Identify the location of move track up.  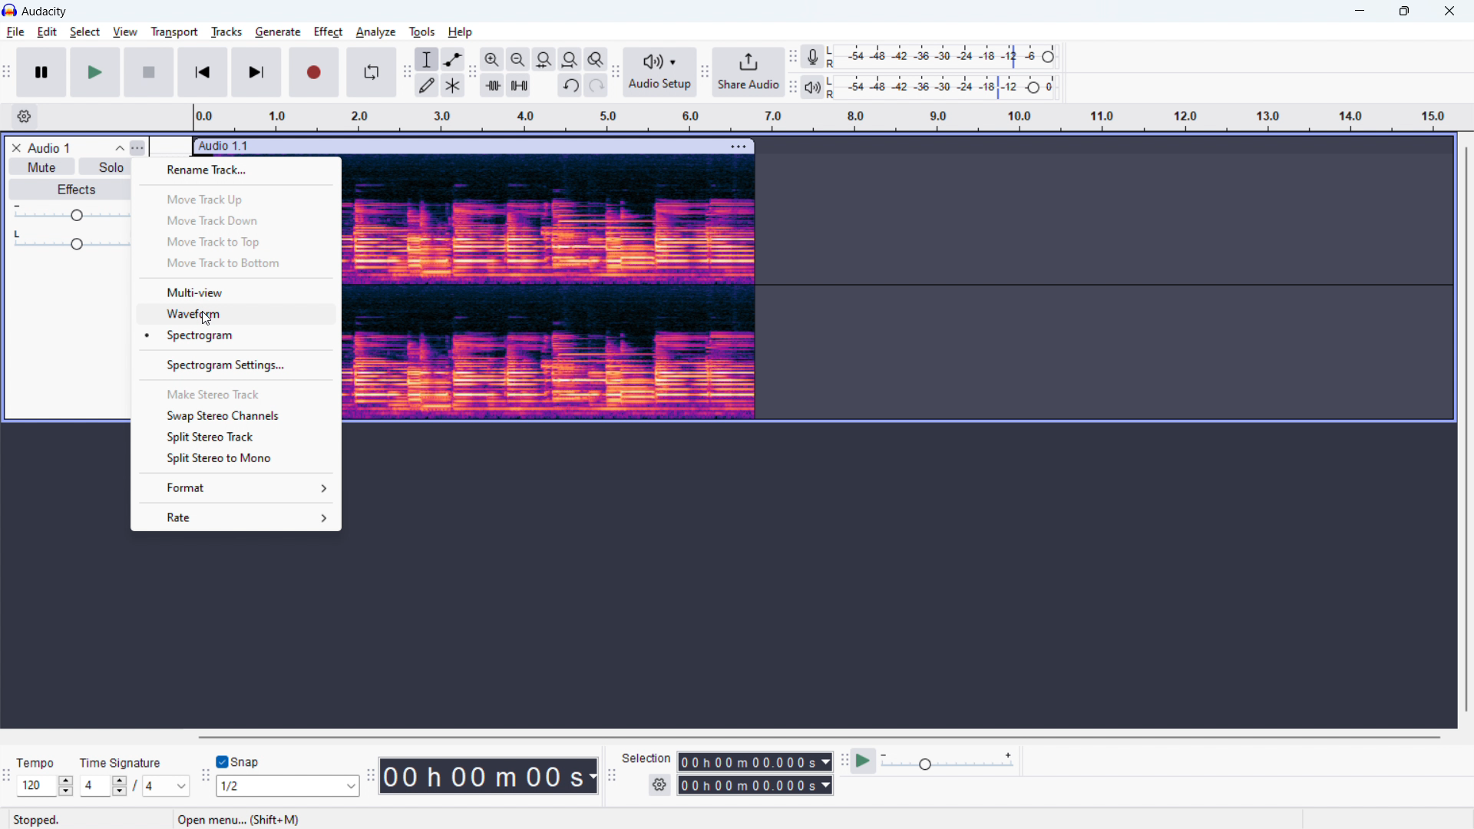
(237, 199).